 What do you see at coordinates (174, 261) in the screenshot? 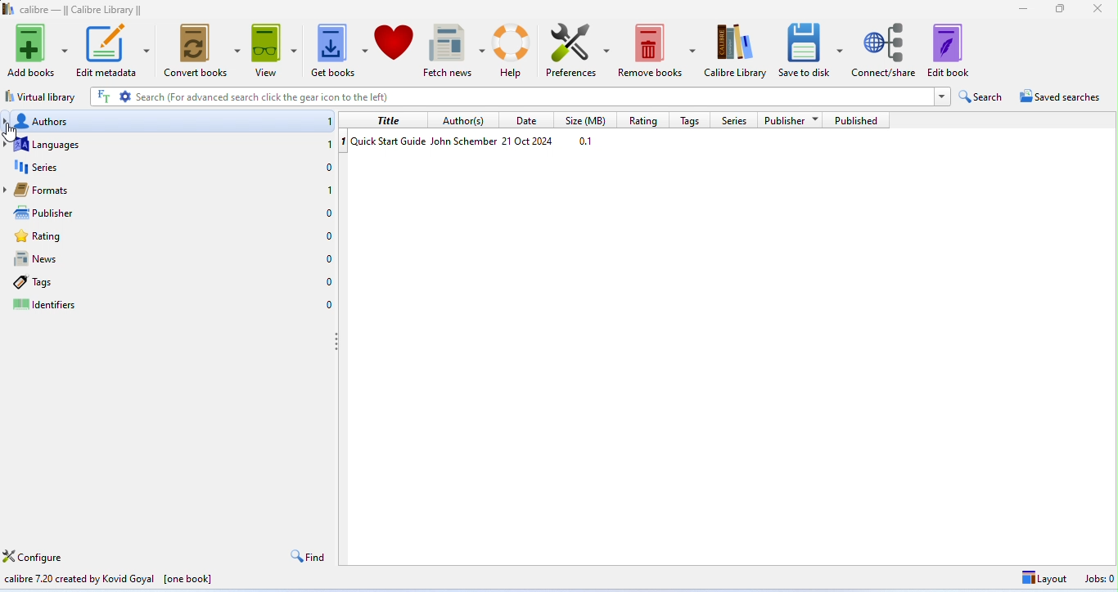
I see `news` at bounding box center [174, 261].